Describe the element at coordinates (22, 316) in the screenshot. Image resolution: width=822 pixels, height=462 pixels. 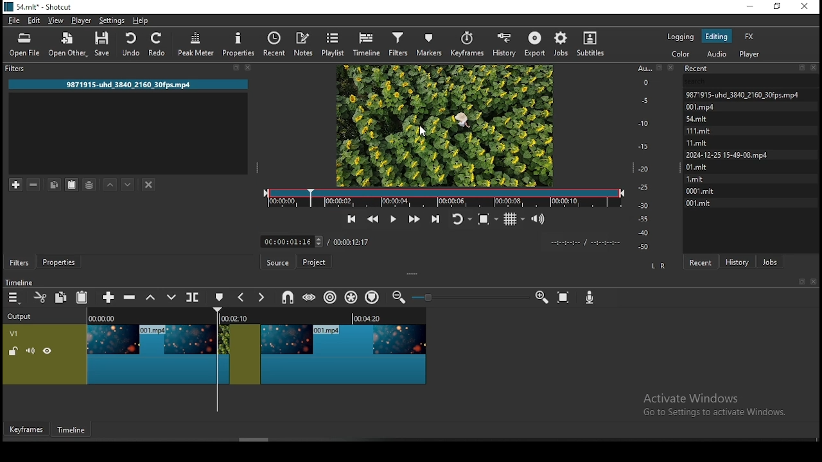
I see `Output` at that location.